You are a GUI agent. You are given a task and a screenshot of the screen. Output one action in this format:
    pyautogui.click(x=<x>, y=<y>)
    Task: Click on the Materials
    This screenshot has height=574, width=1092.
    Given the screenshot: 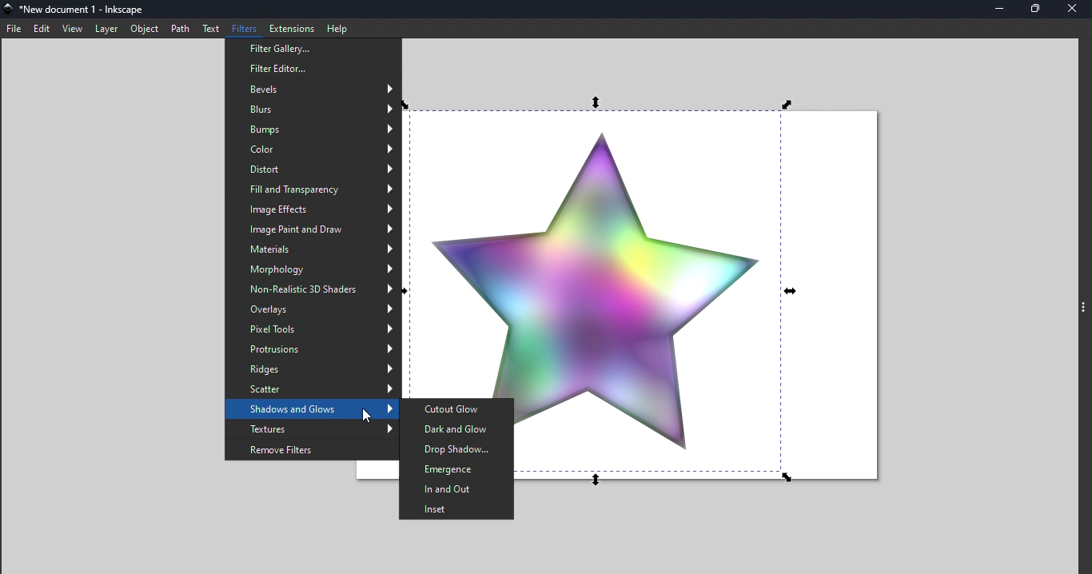 What is the action you would take?
    pyautogui.click(x=312, y=249)
    